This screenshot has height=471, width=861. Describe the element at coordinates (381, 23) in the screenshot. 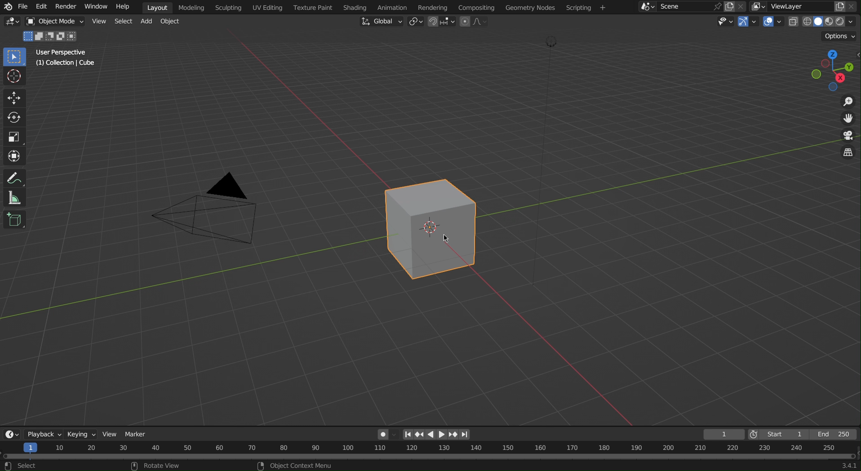

I see `Transformation Orientation` at that location.